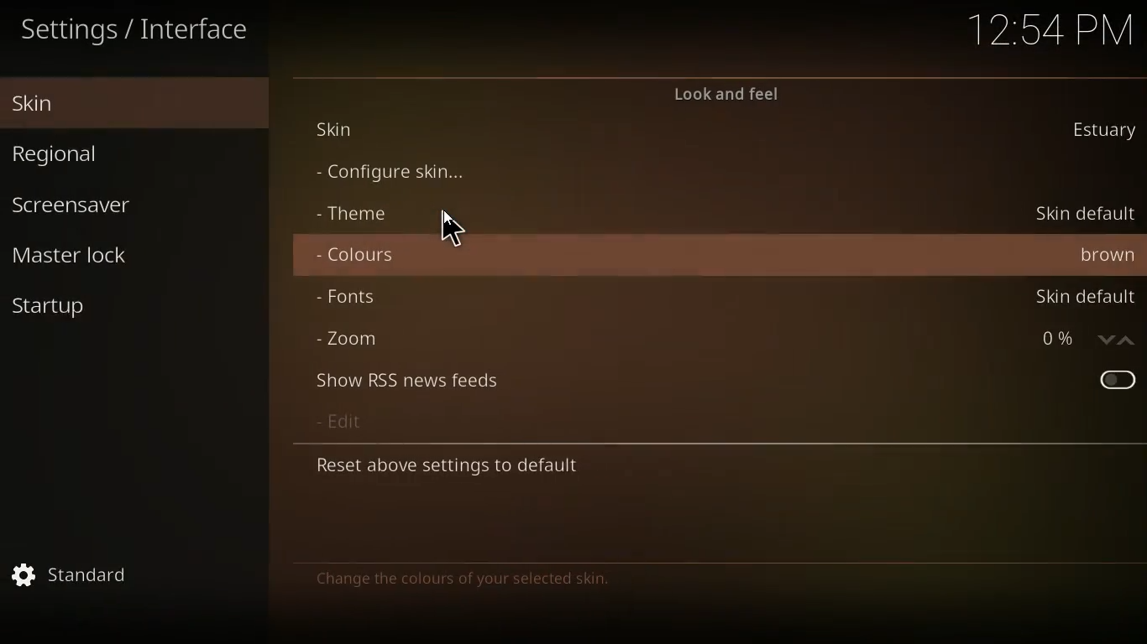  Describe the element at coordinates (402, 382) in the screenshot. I see `Show RSS news feeds` at that location.